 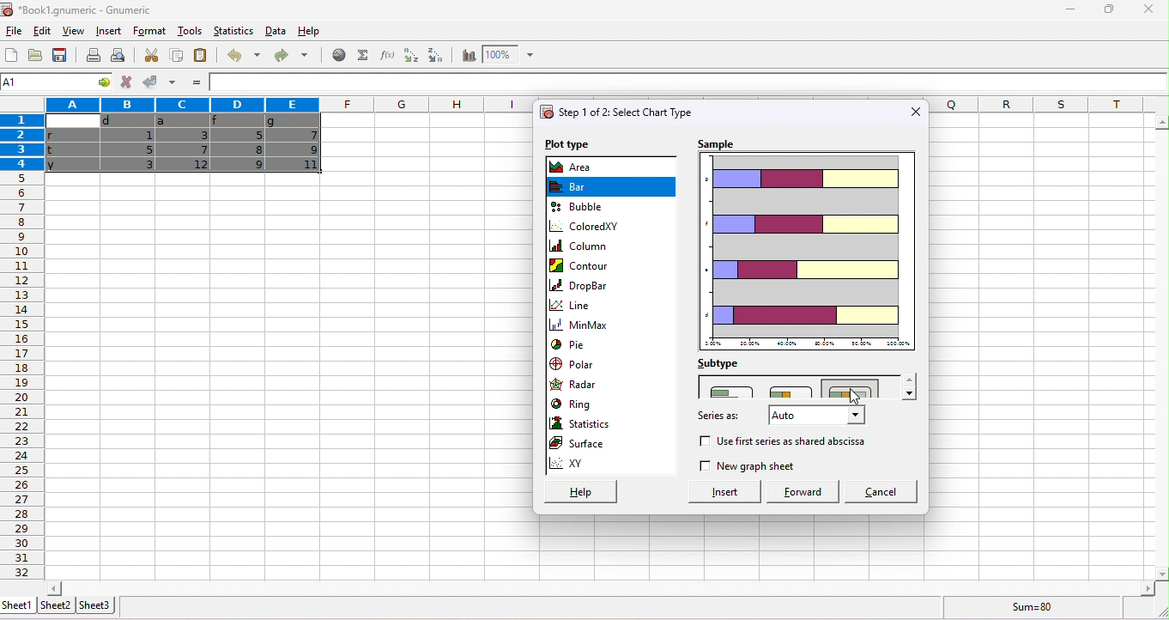 I want to click on contour, so click(x=584, y=266).